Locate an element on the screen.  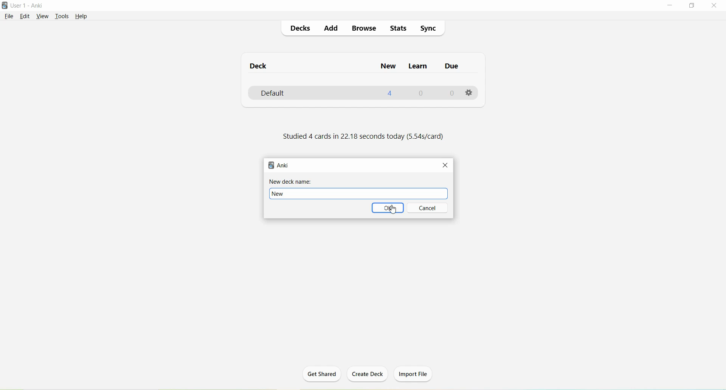
Default is located at coordinates (285, 93).